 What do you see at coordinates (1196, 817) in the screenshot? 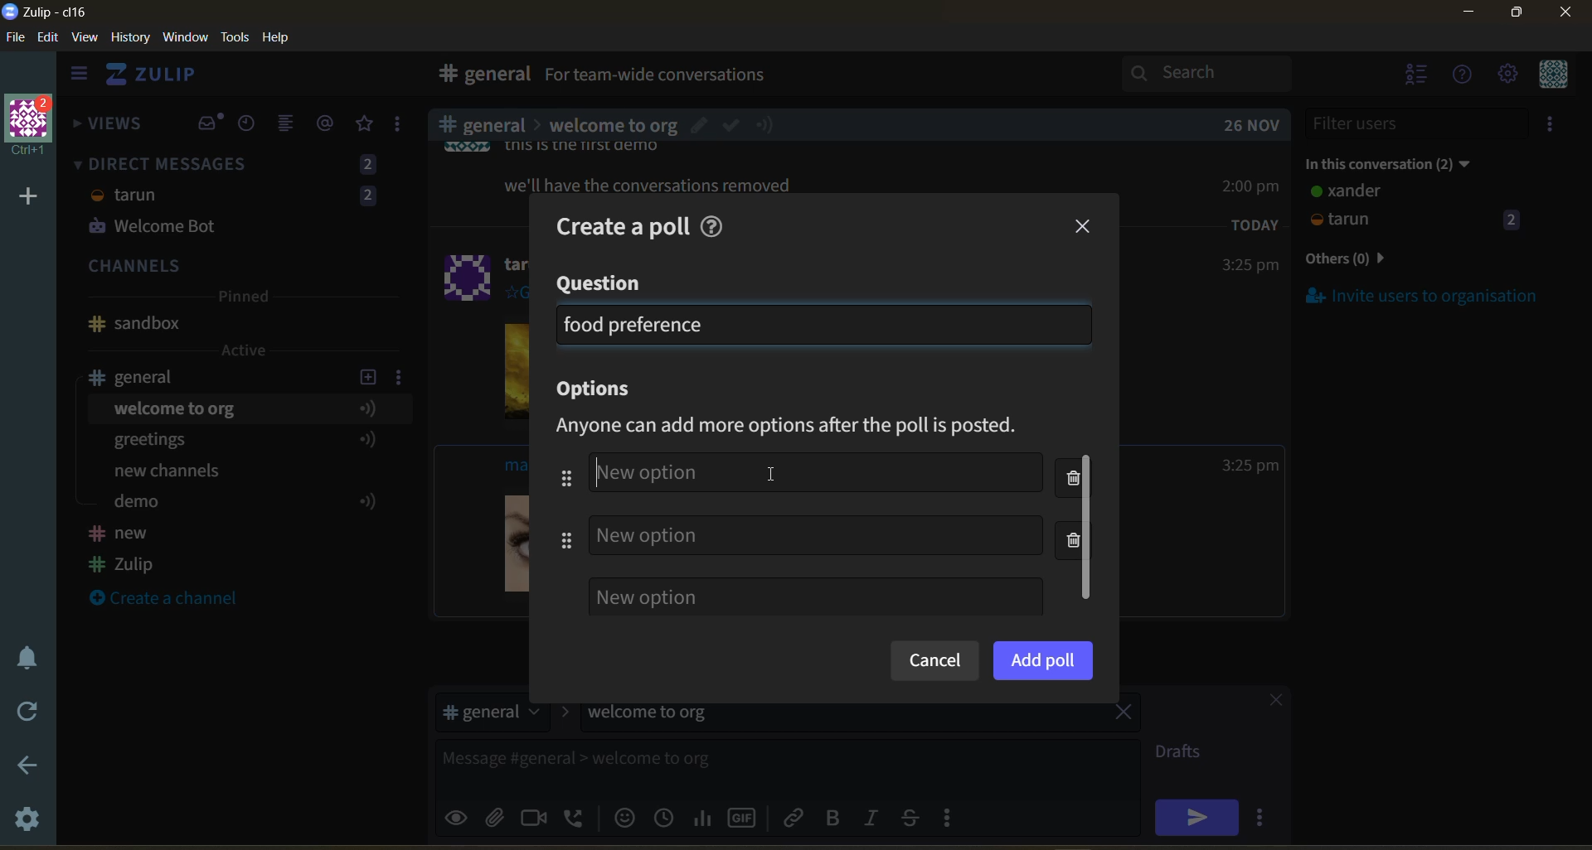
I see `send` at bounding box center [1196, 817].